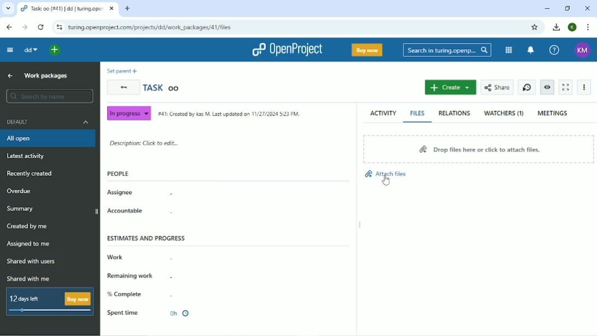  Describe the element at coordinates (151, 27) in the screenshot. I see `Site` at that location.